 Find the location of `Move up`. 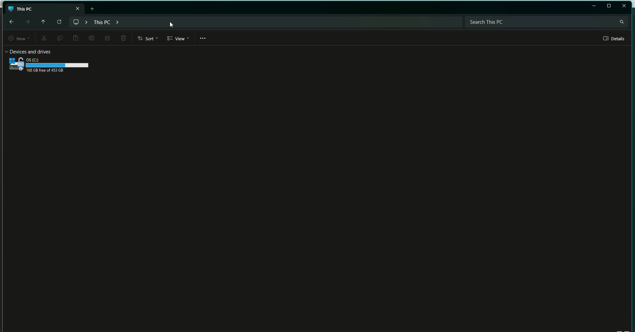

Move up is located at coordinates (42, 21).